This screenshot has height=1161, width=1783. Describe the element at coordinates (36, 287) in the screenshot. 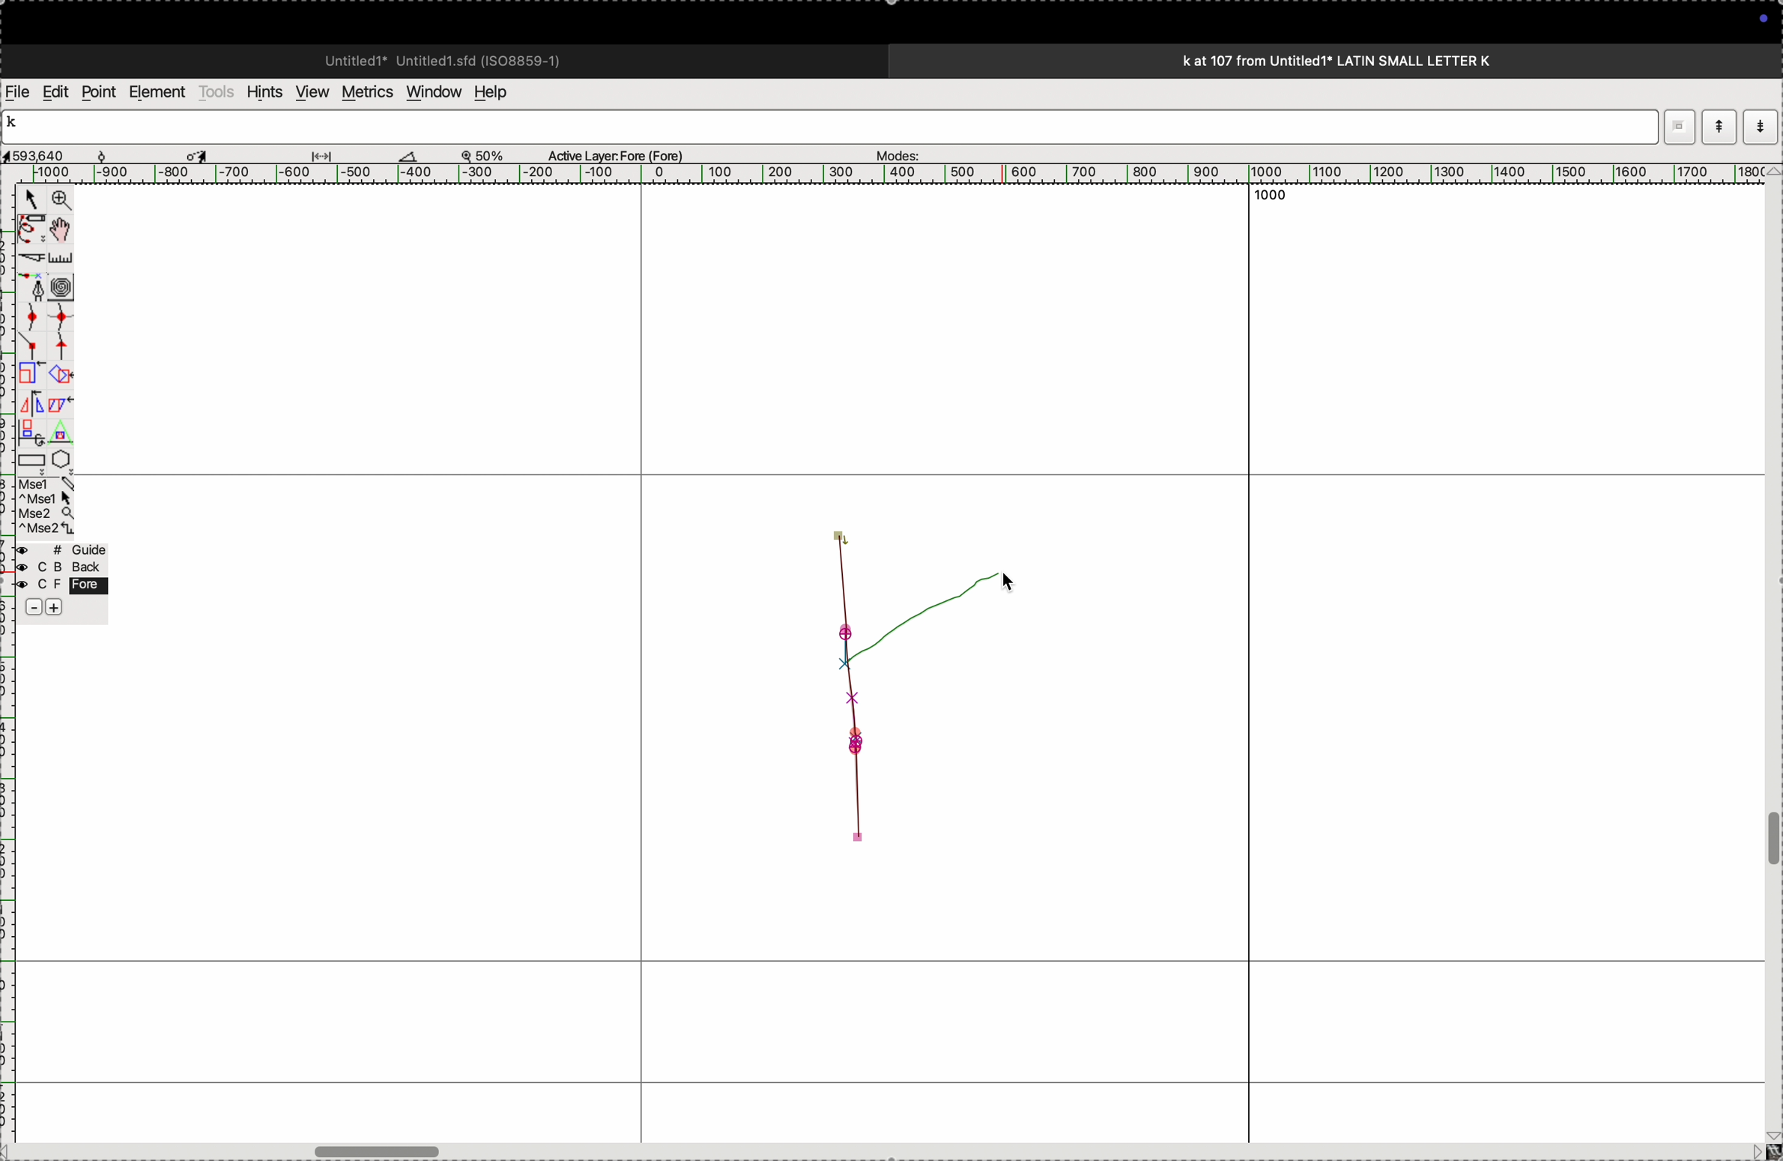

I see `fountain pen` at that location.